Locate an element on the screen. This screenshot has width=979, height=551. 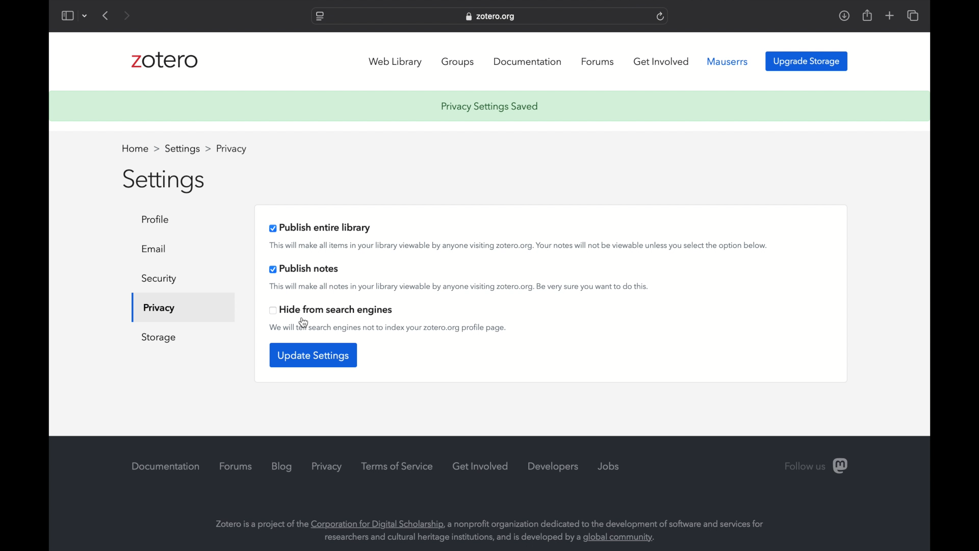
zotero is located at coordinates (165, 60).